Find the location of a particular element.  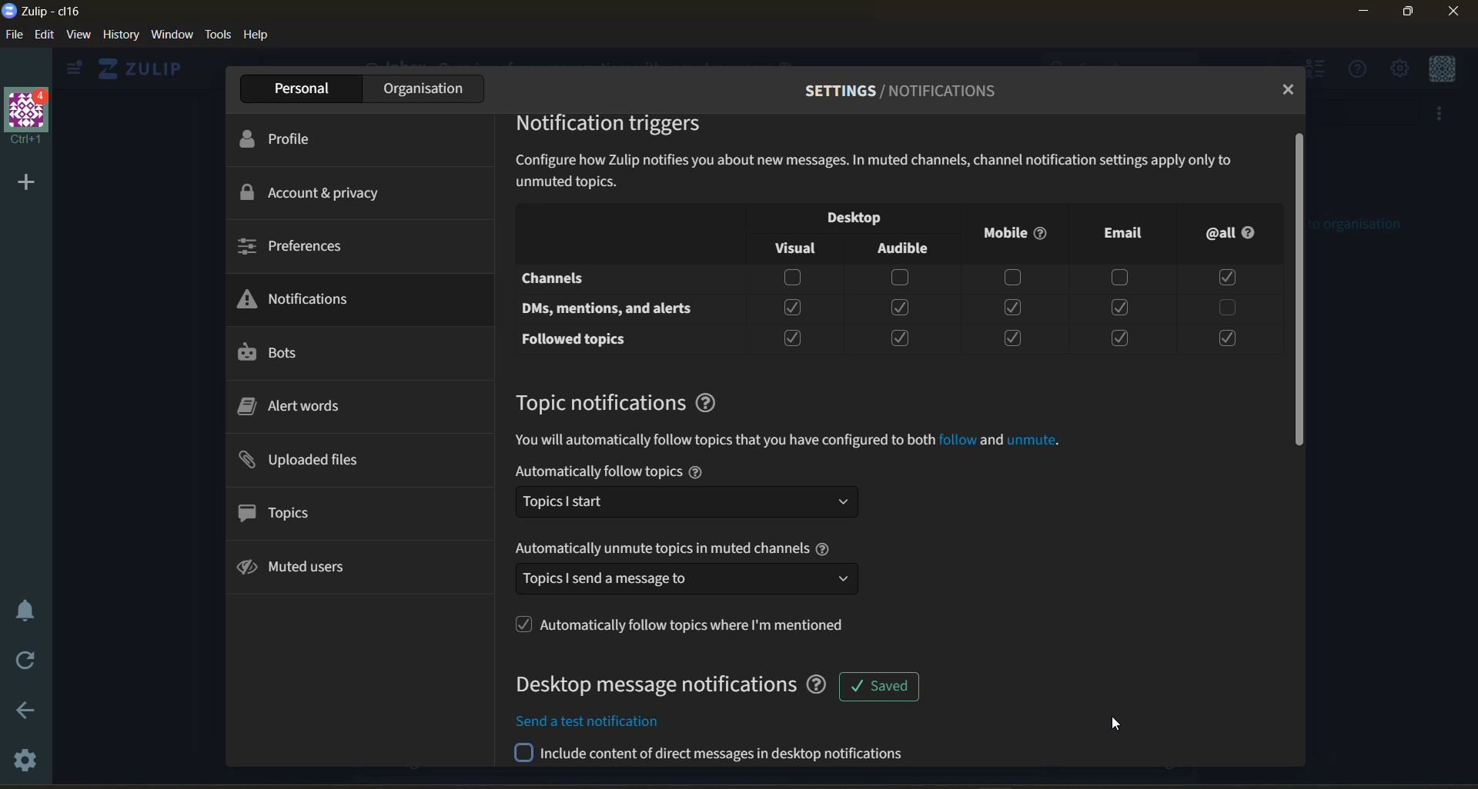

Checkbox is located at coordinates (1121, 279).